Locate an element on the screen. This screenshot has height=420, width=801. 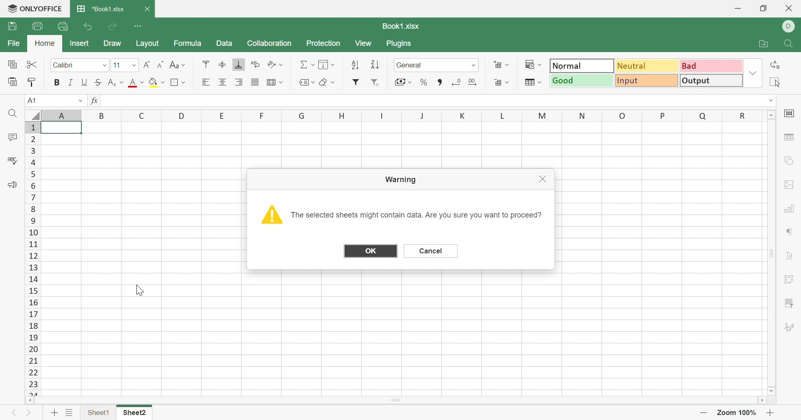
Borders is located at coordinates (179, 82).